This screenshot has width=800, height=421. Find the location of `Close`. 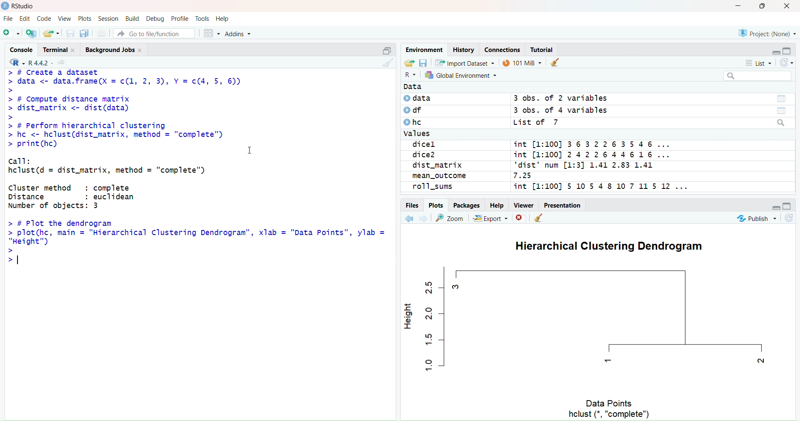

Close is located at coordinates (521, 217).